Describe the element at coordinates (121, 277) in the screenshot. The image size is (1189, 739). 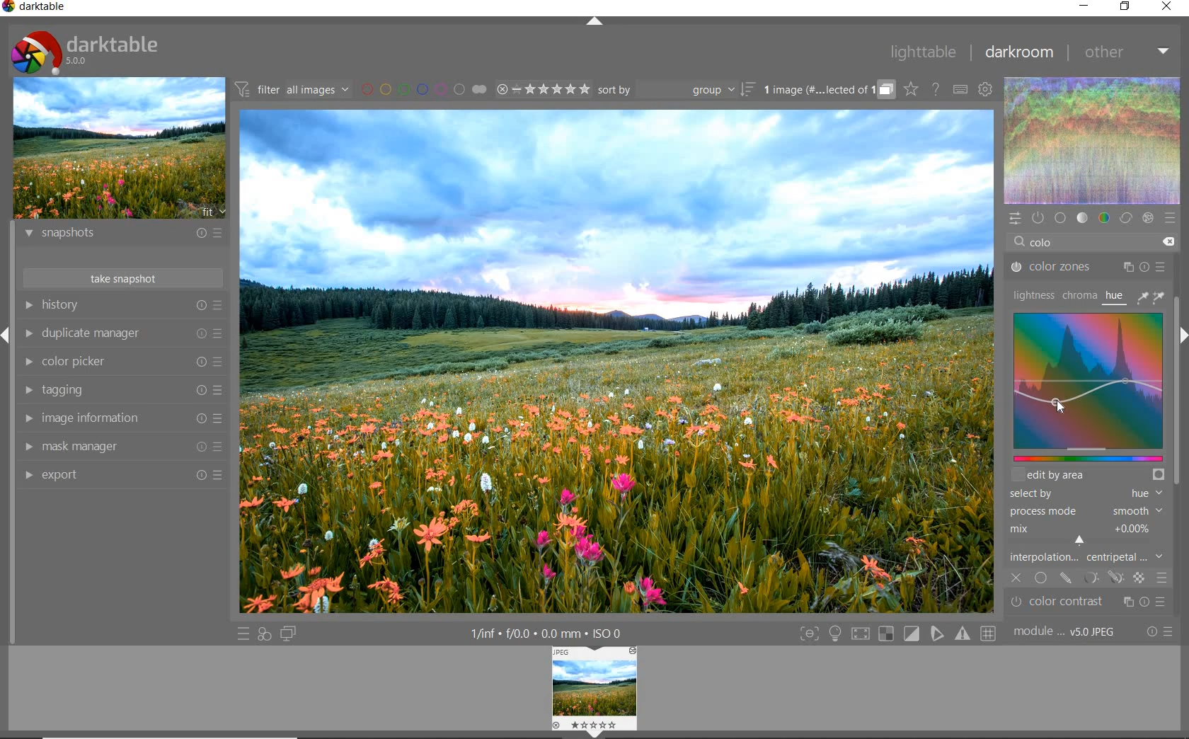
I see `take snapshots` at that location.